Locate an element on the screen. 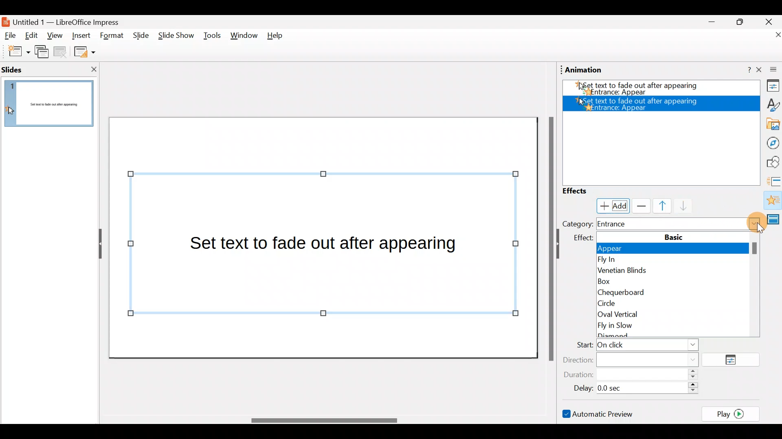 Image resolution: width=782 pixels, height=439 pixels. Appear effect added is located at coordinates (640, 104).